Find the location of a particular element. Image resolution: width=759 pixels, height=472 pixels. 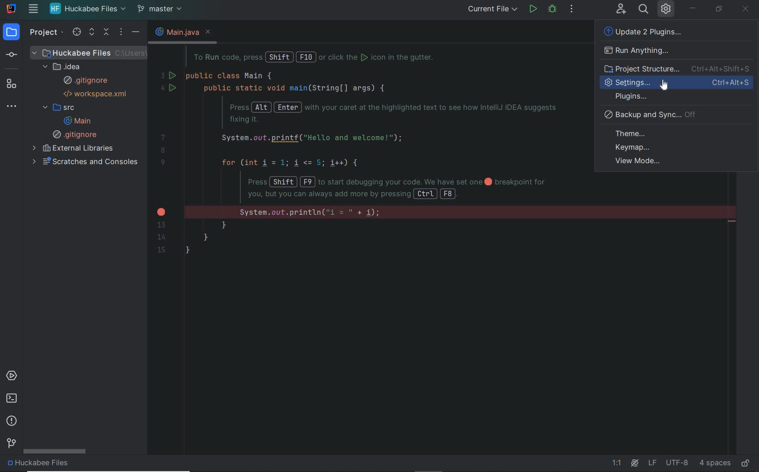

plugins is located at coordinates (679, 97).